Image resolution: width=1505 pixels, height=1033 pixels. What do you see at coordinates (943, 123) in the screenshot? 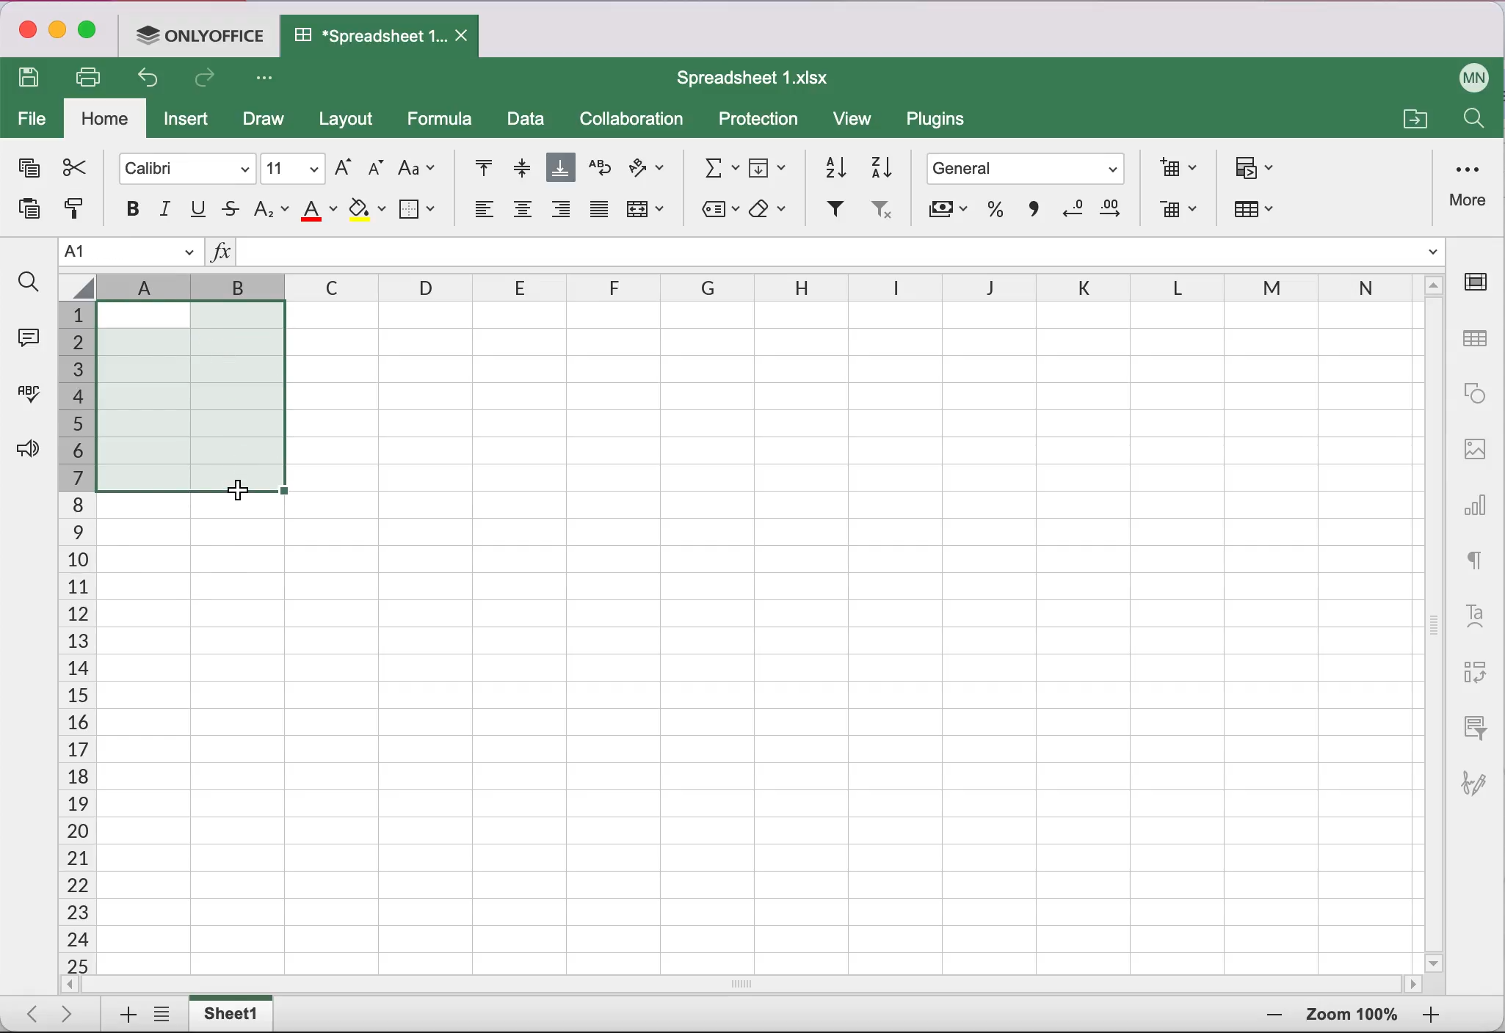
I see `plugins` at bounding box center [943, 123].